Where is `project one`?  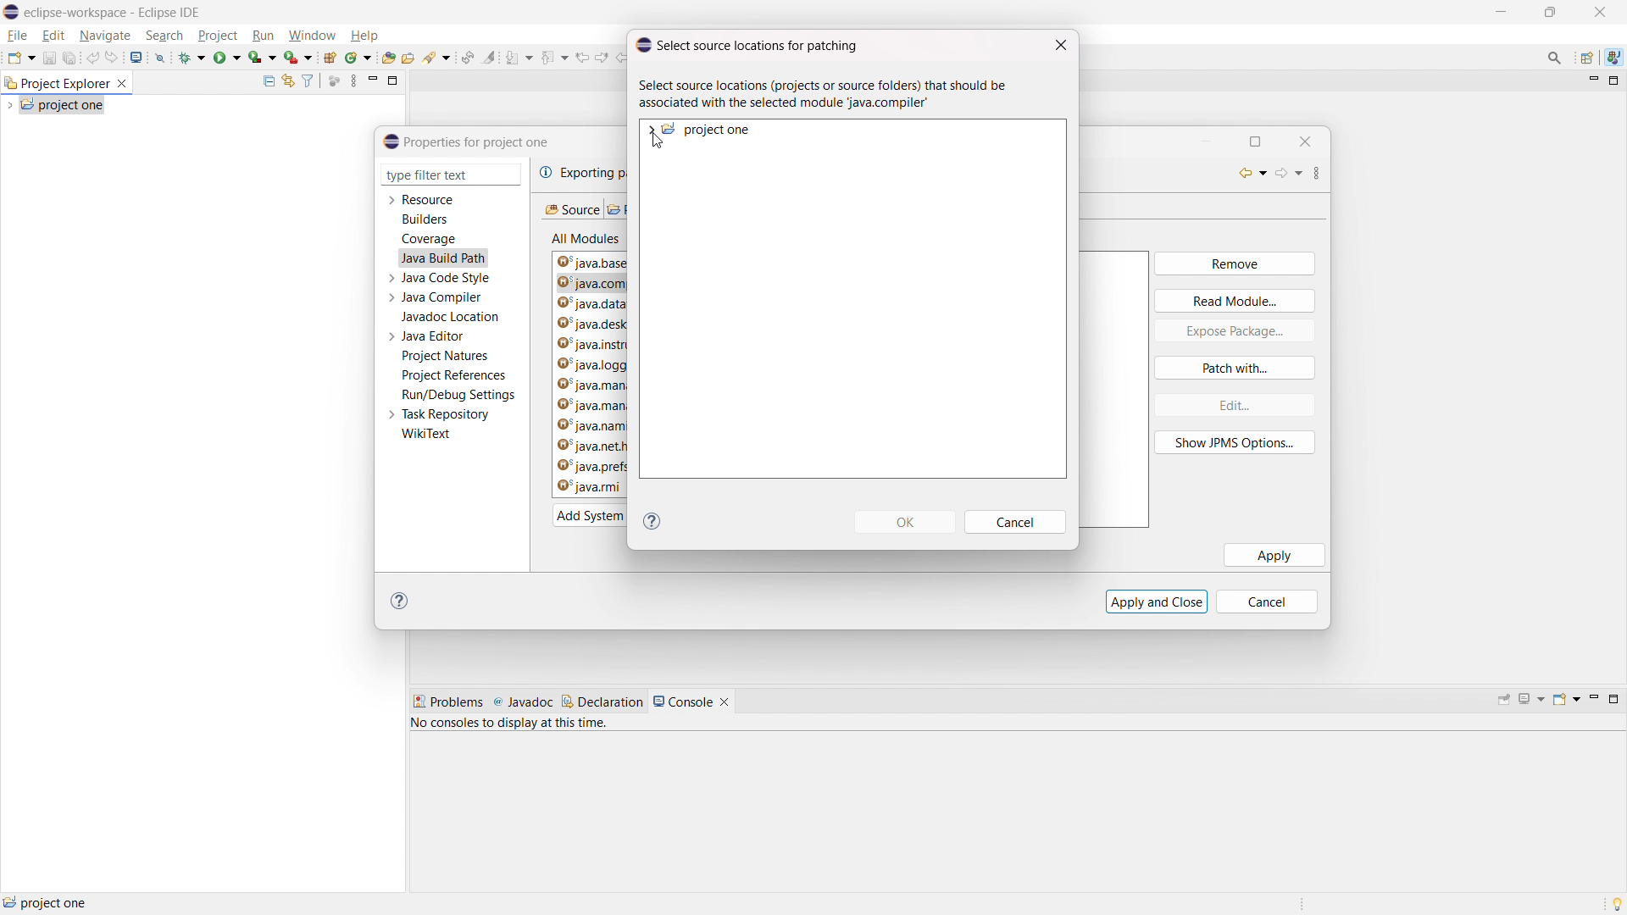
project one is located at coordinates (47, 902).